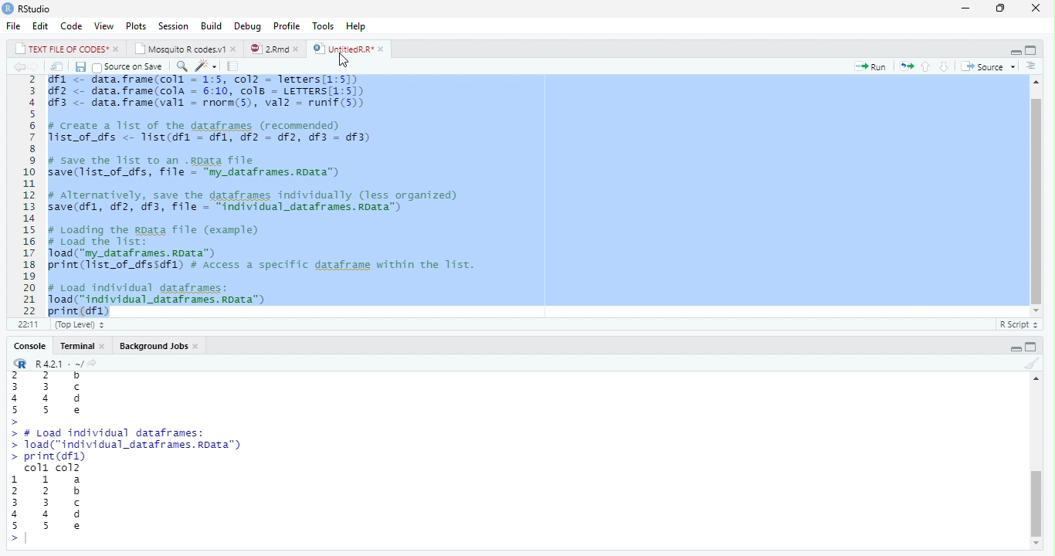 The image size is (1055, 556). What do you see at coordinates (1018, 324) in the screenshot?
I see `R Script` at bounding box center [1018, 324].